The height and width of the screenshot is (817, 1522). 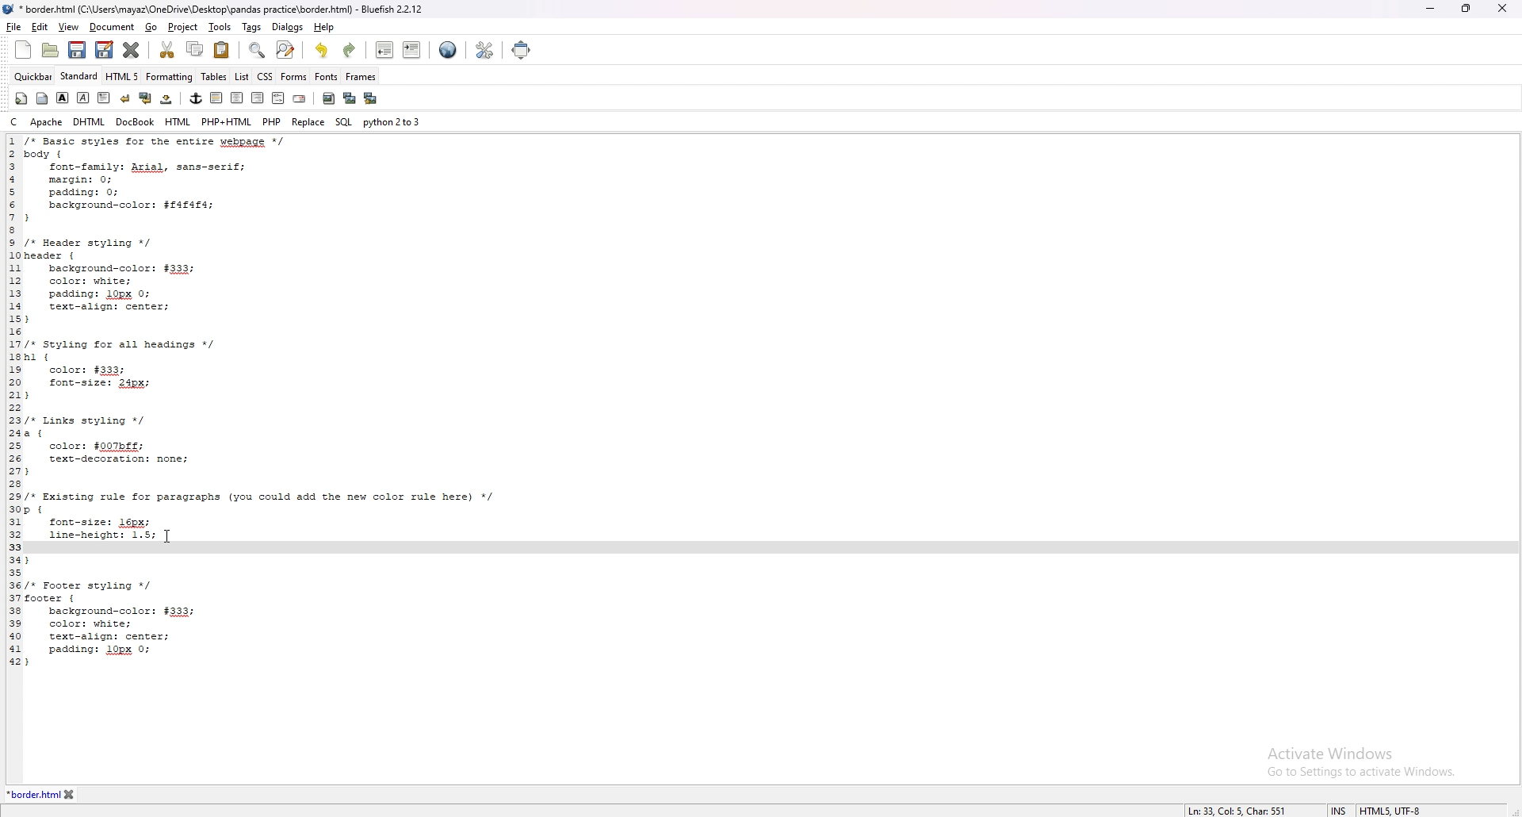 I want to click on standard, so click(x=79, y=75).